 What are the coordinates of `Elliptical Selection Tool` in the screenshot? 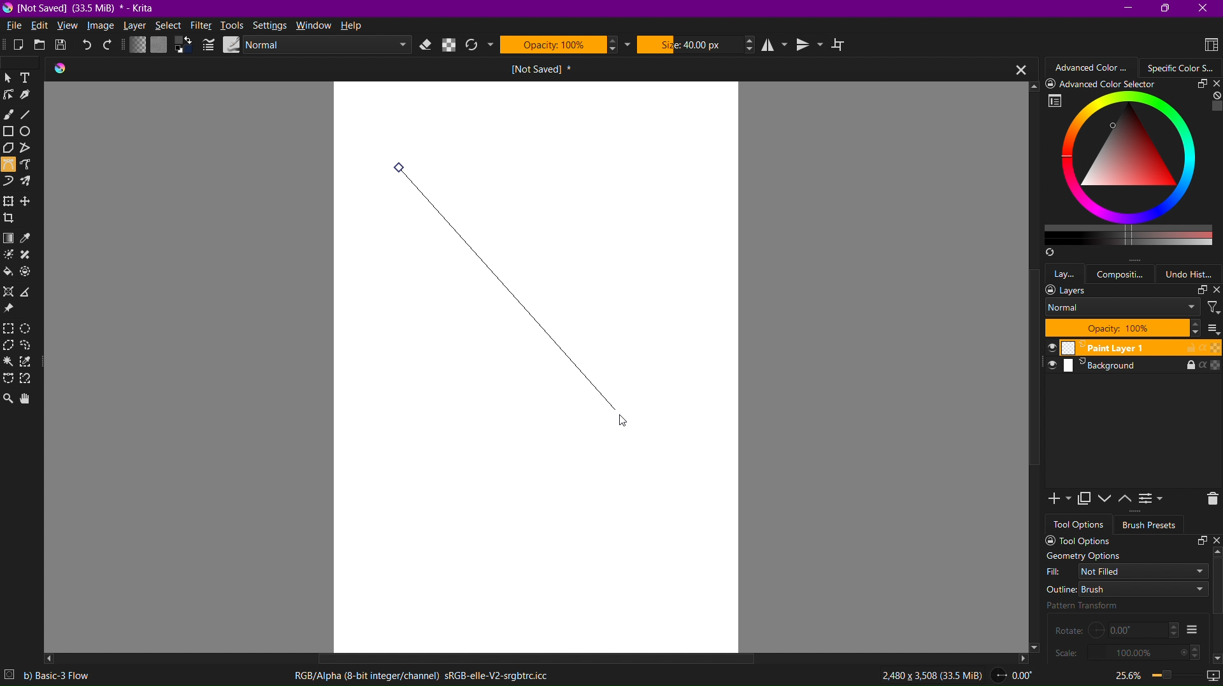 It's located at (31, 328).